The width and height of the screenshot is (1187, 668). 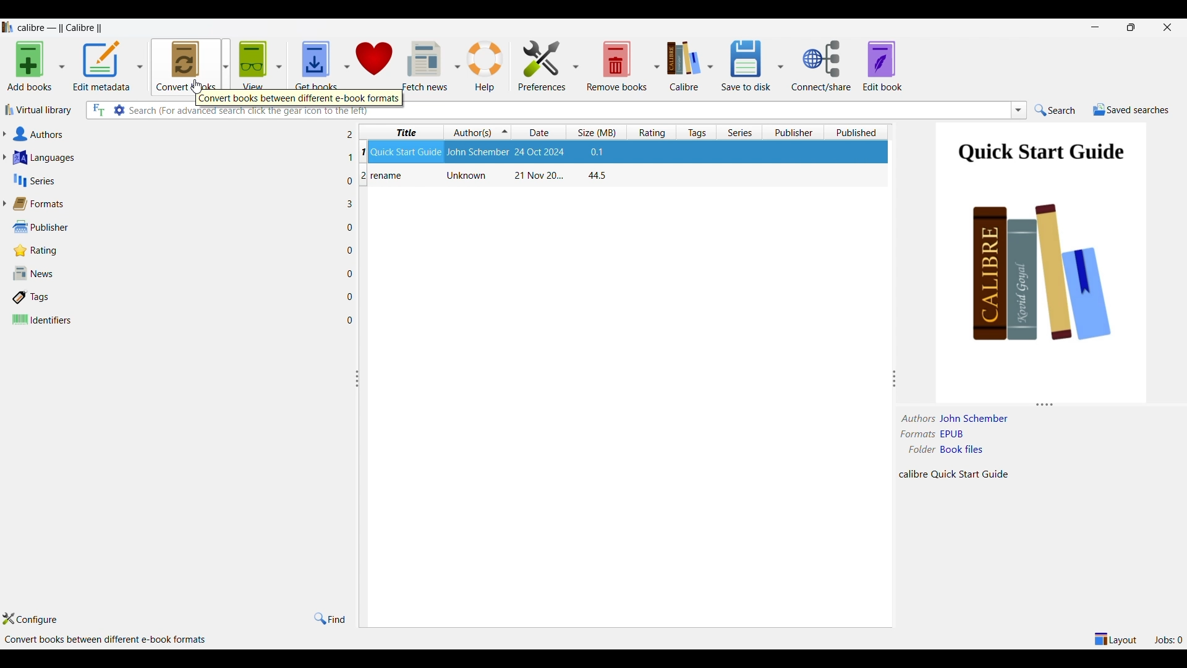 What do you see at coordinates (186, 65) in the screenshot?
I see `Convert books` at bounding box center [186, 65].